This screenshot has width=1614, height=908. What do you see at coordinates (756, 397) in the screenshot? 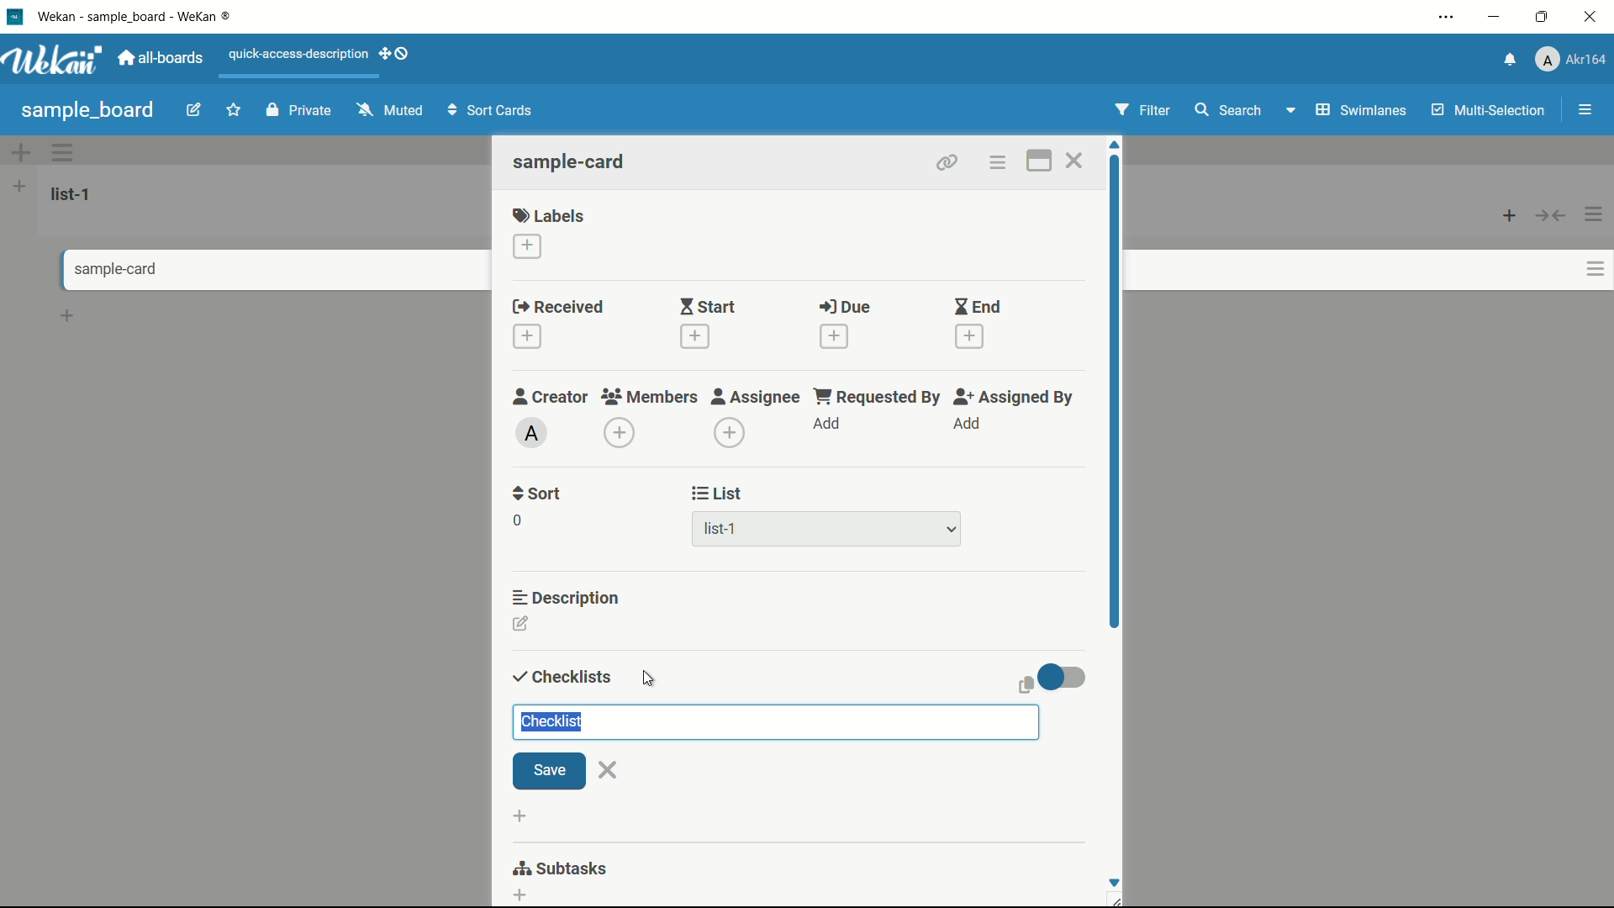
I see `assignee` at bounding box center [756, 397].